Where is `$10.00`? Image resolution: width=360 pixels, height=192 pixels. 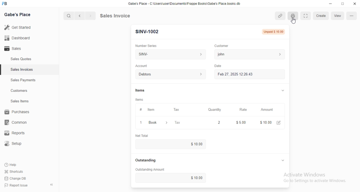 $10.00 is located at coordinates (171, 144).